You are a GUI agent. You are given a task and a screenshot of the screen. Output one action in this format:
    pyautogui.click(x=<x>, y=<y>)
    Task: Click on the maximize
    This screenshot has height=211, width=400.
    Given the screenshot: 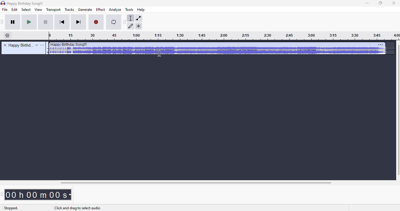 What is the action you would take?
    pyautogui.click(x=381, y=3)
    